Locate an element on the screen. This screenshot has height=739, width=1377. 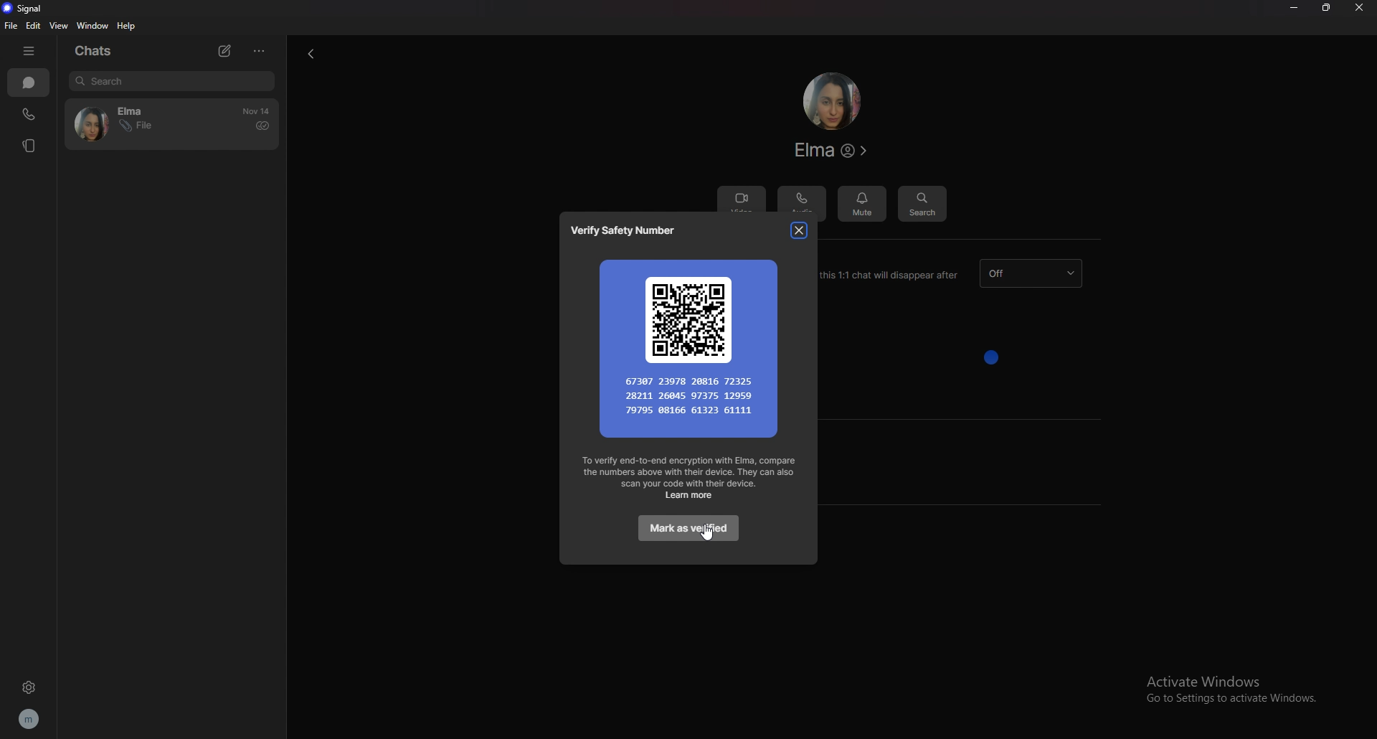
options is located at coordinates (260, 50).